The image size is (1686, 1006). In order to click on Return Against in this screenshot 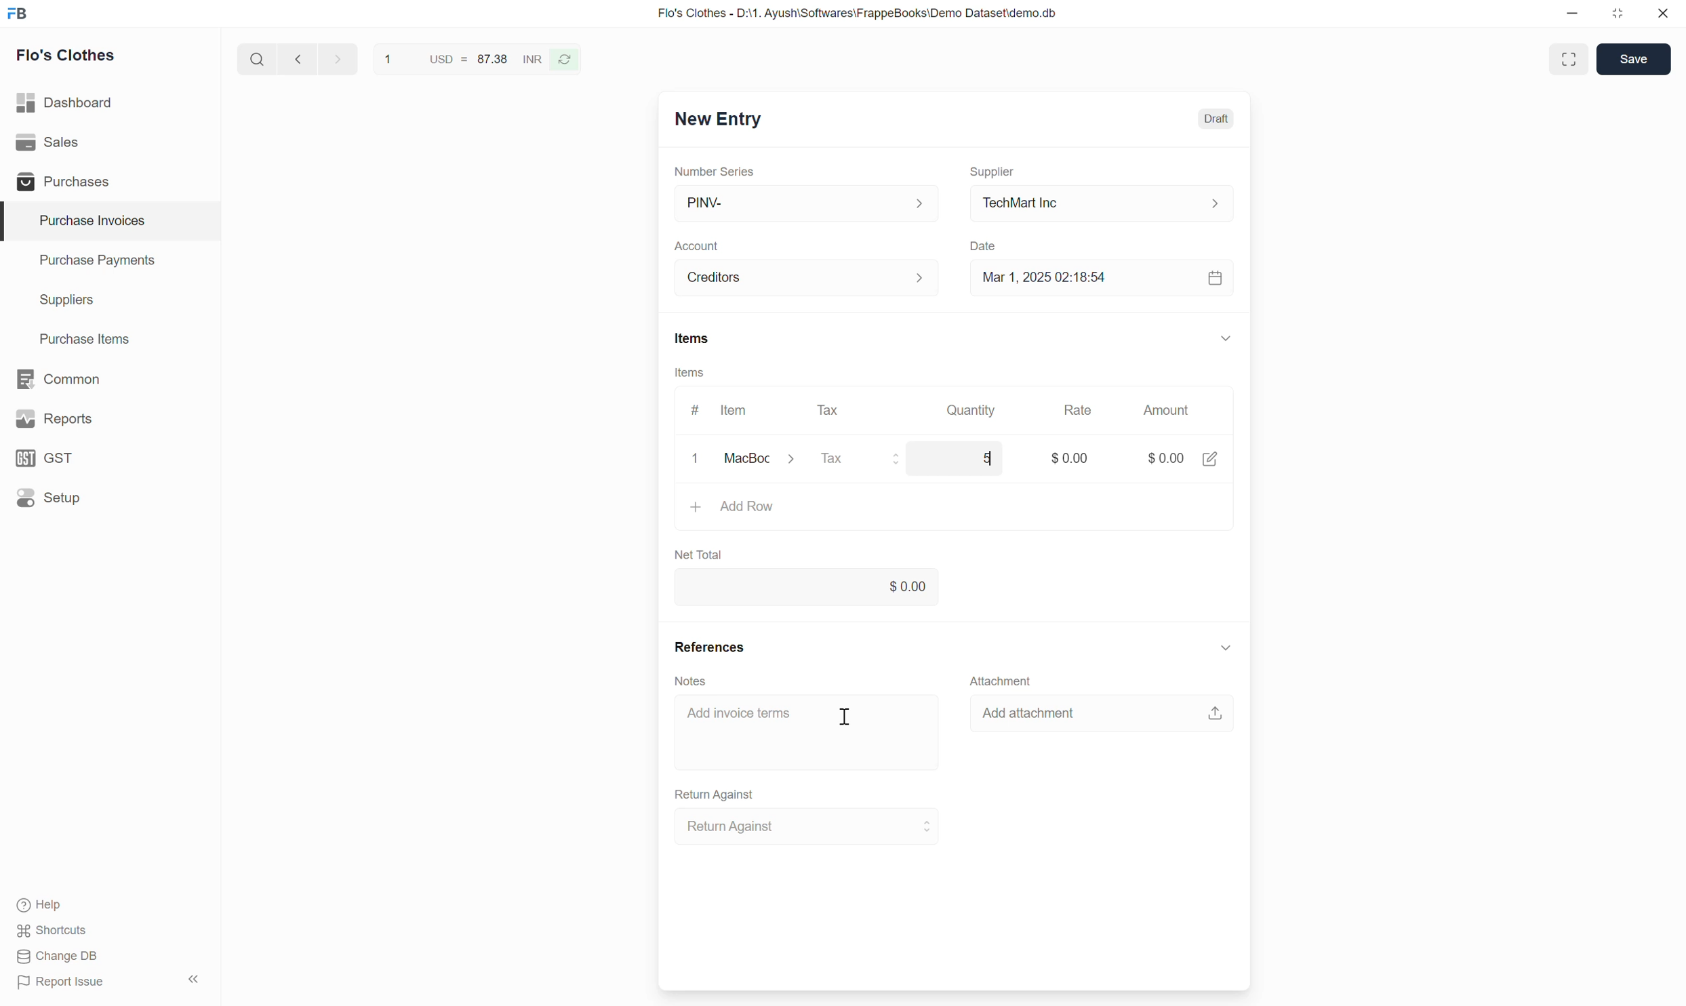, I will do `click(715, 795)`.